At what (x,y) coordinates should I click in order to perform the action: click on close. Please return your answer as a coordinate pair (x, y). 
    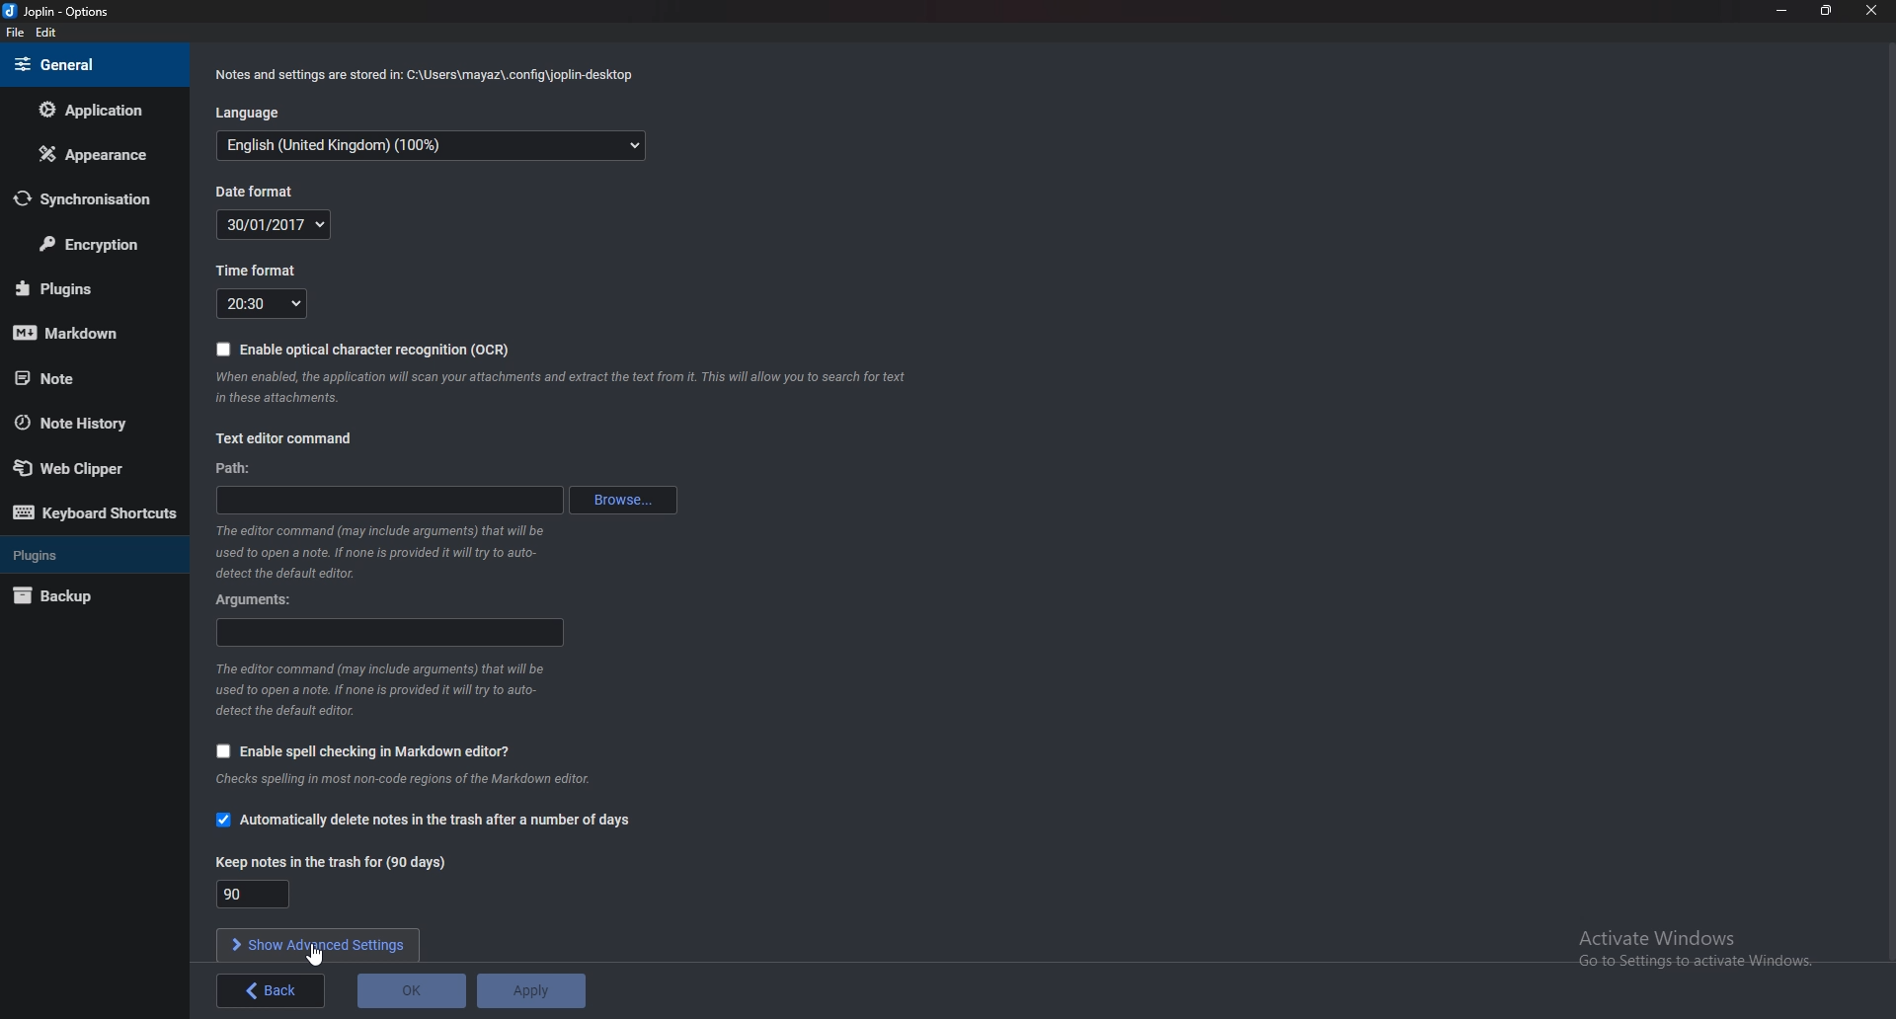
    Looking at the image, I should click on (1868, 10).